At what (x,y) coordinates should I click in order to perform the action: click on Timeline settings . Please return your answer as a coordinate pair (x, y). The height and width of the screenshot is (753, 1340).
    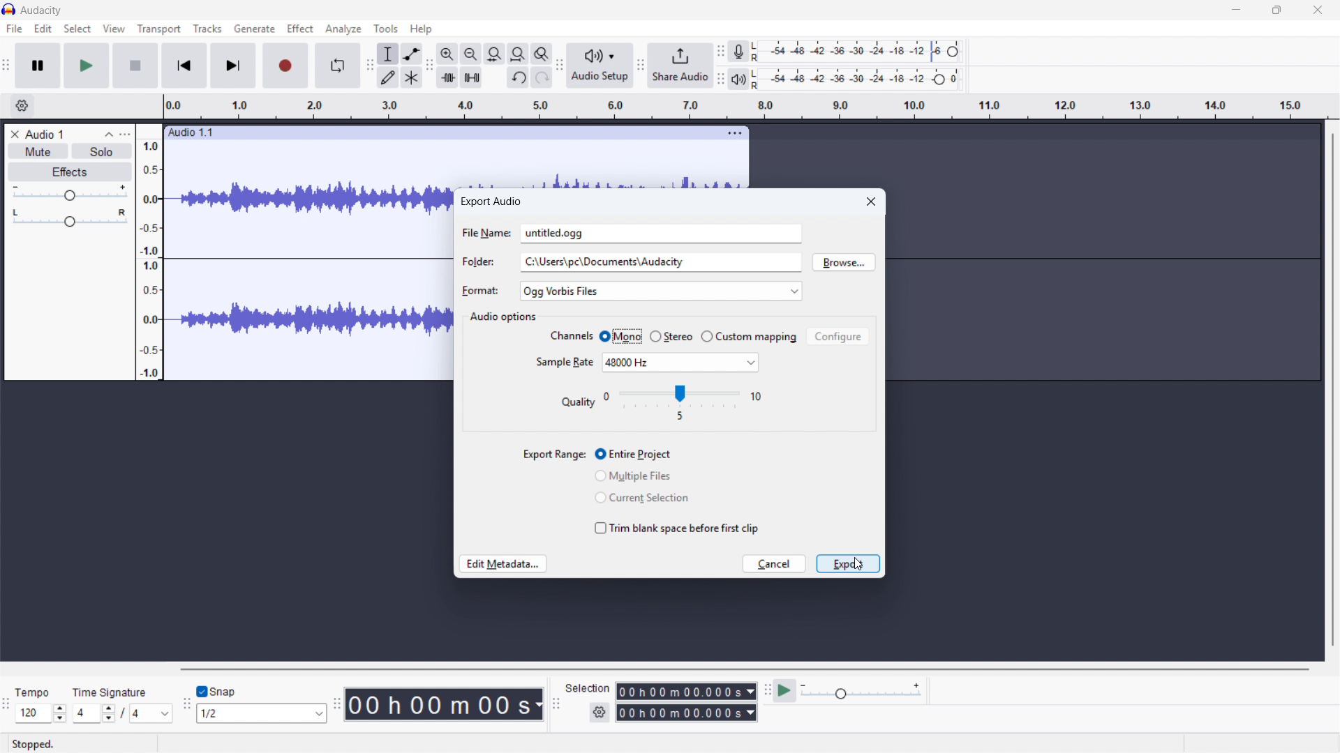
    Looking at the image, I should click on (20, 106).